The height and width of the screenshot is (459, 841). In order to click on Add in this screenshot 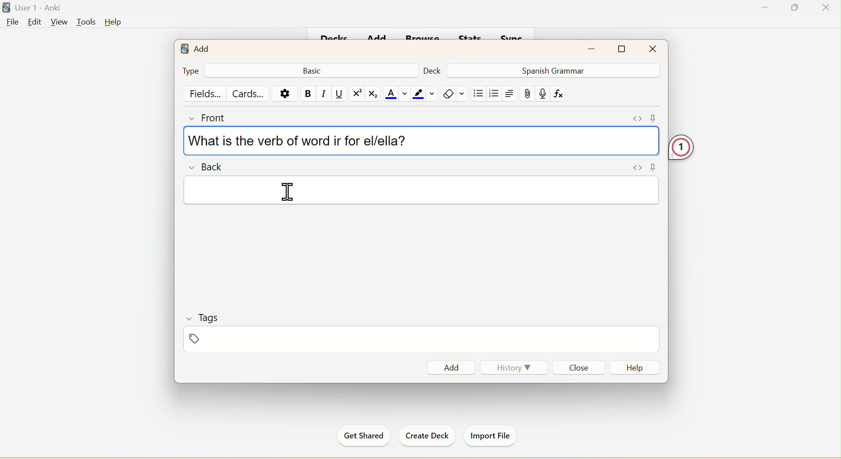, I will do `click(454, 366)`.